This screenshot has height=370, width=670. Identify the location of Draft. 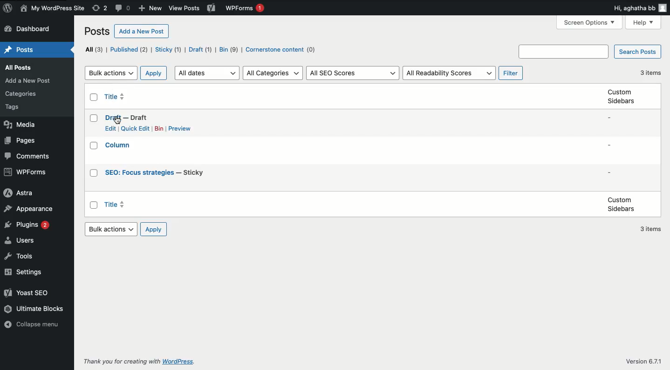
(200, 50).